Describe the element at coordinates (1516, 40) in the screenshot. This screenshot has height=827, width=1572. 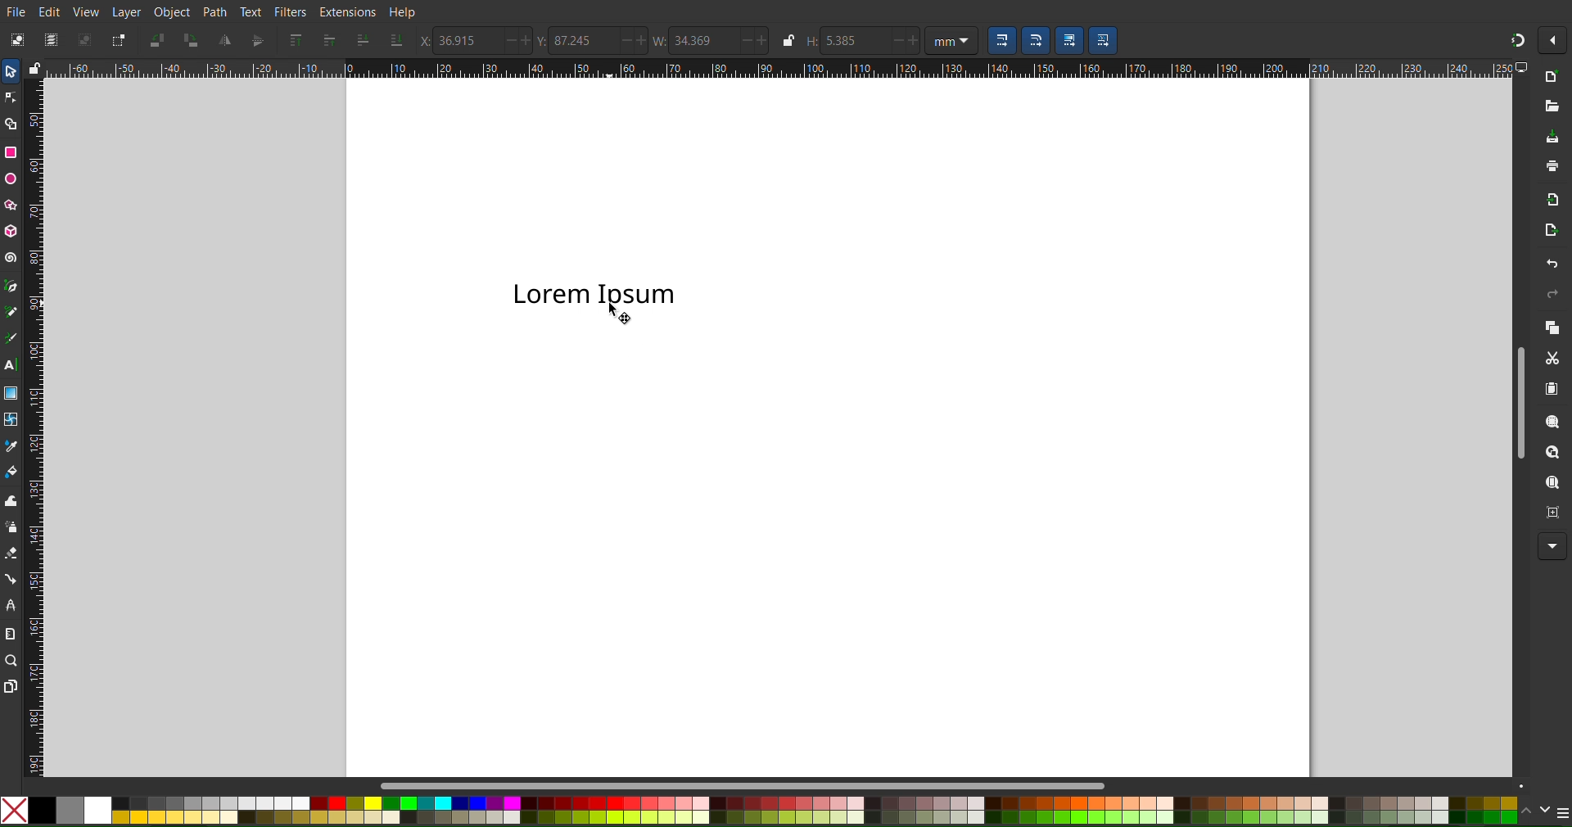
I see `Snapping` at that location.